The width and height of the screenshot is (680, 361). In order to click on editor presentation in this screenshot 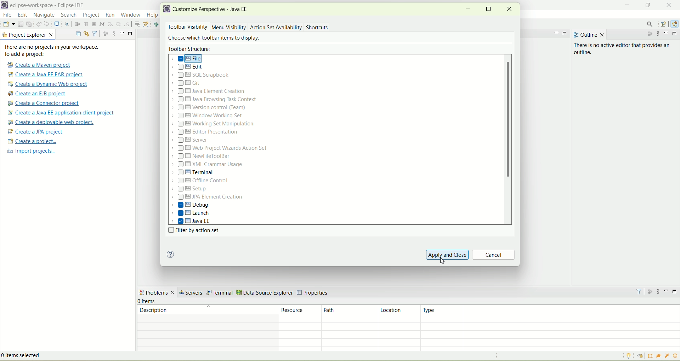, I will do `click(206, 132)`.